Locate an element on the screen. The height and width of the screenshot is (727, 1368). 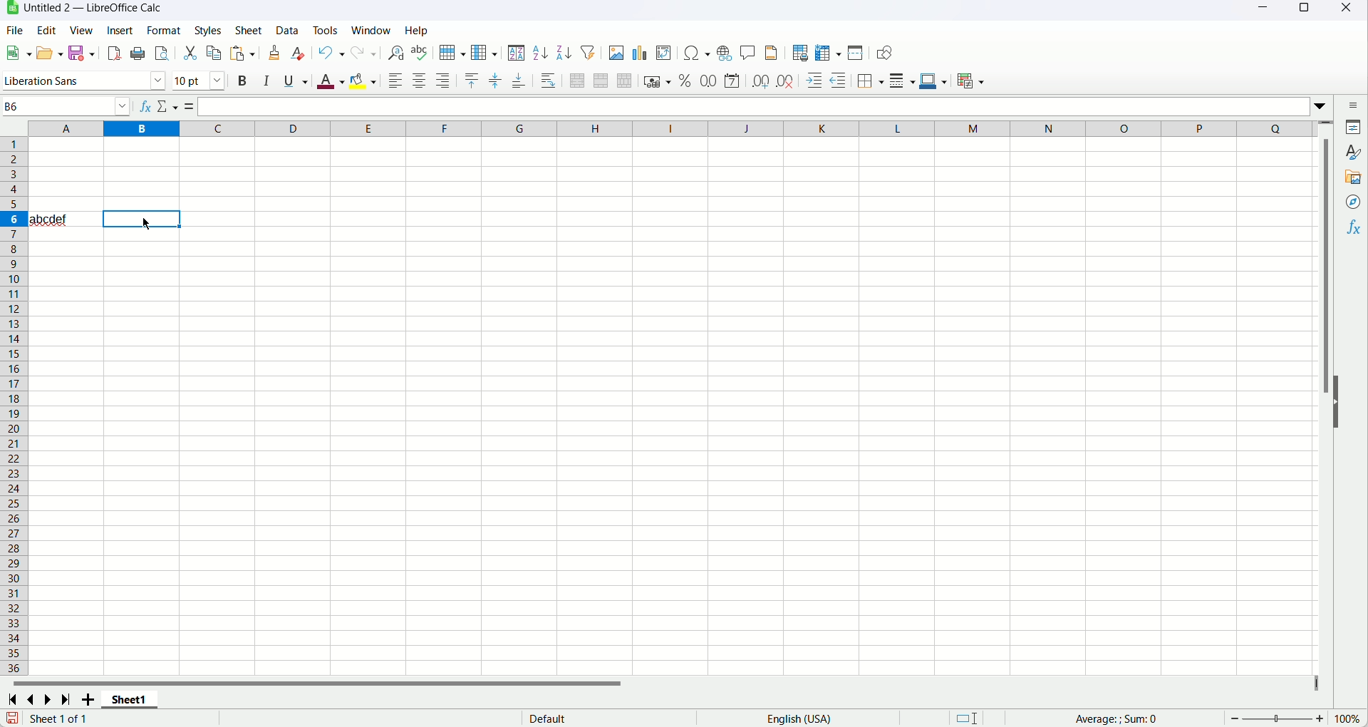
insert hyperlink is located at coordinates (724, 53).